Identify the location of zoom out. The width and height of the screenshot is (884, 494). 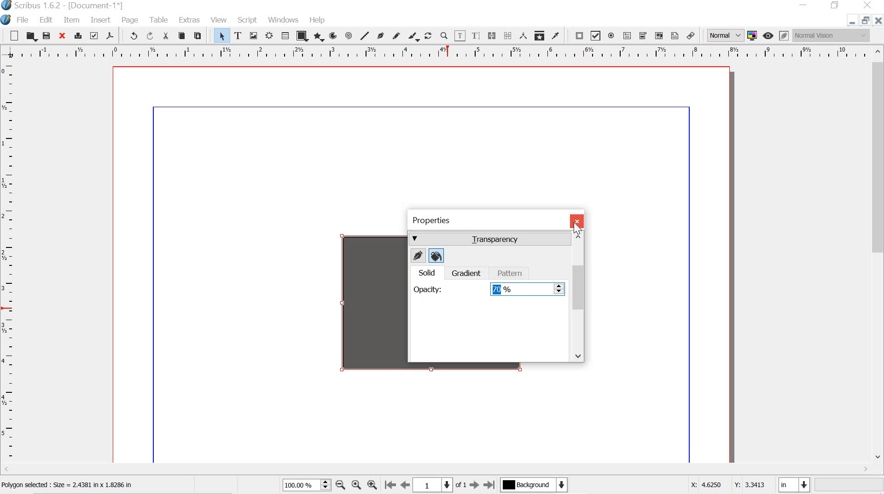
(340, 486).